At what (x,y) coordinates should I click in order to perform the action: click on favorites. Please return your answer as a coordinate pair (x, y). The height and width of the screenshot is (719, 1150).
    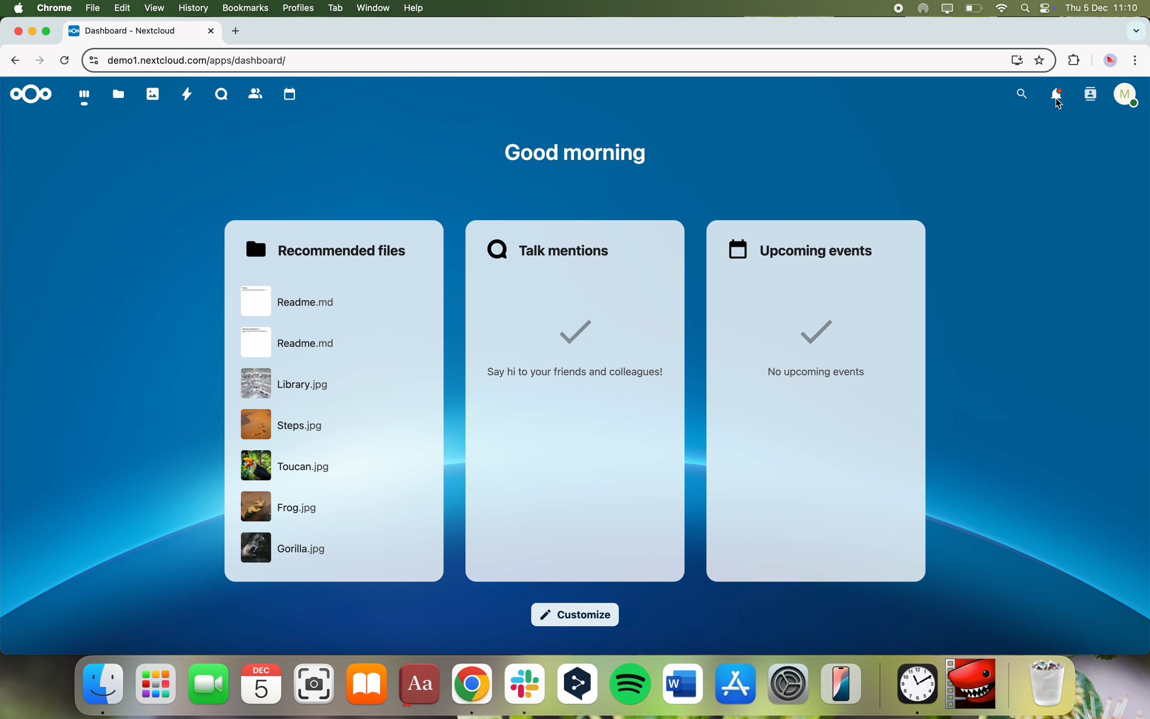
    Looking at the image, I should click on (1039, 59).